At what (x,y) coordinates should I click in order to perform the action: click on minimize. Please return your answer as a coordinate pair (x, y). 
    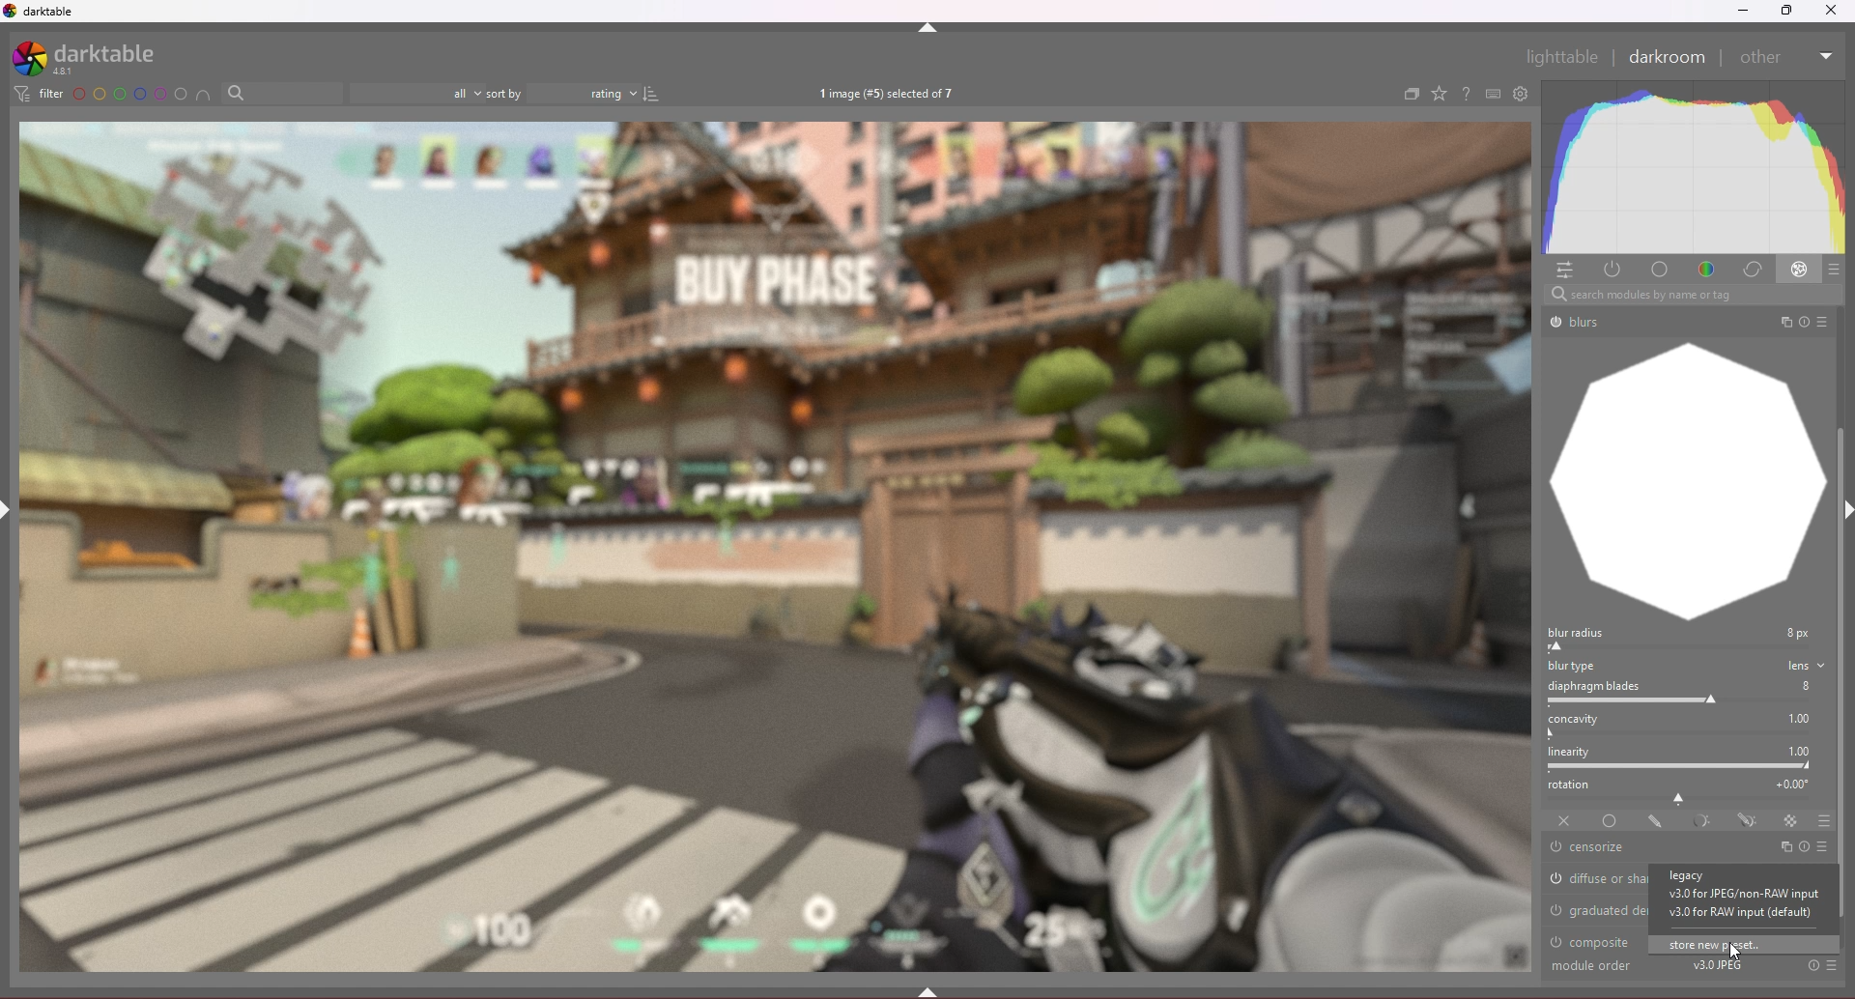
    Looking at the image, I should click on (1743, 12).